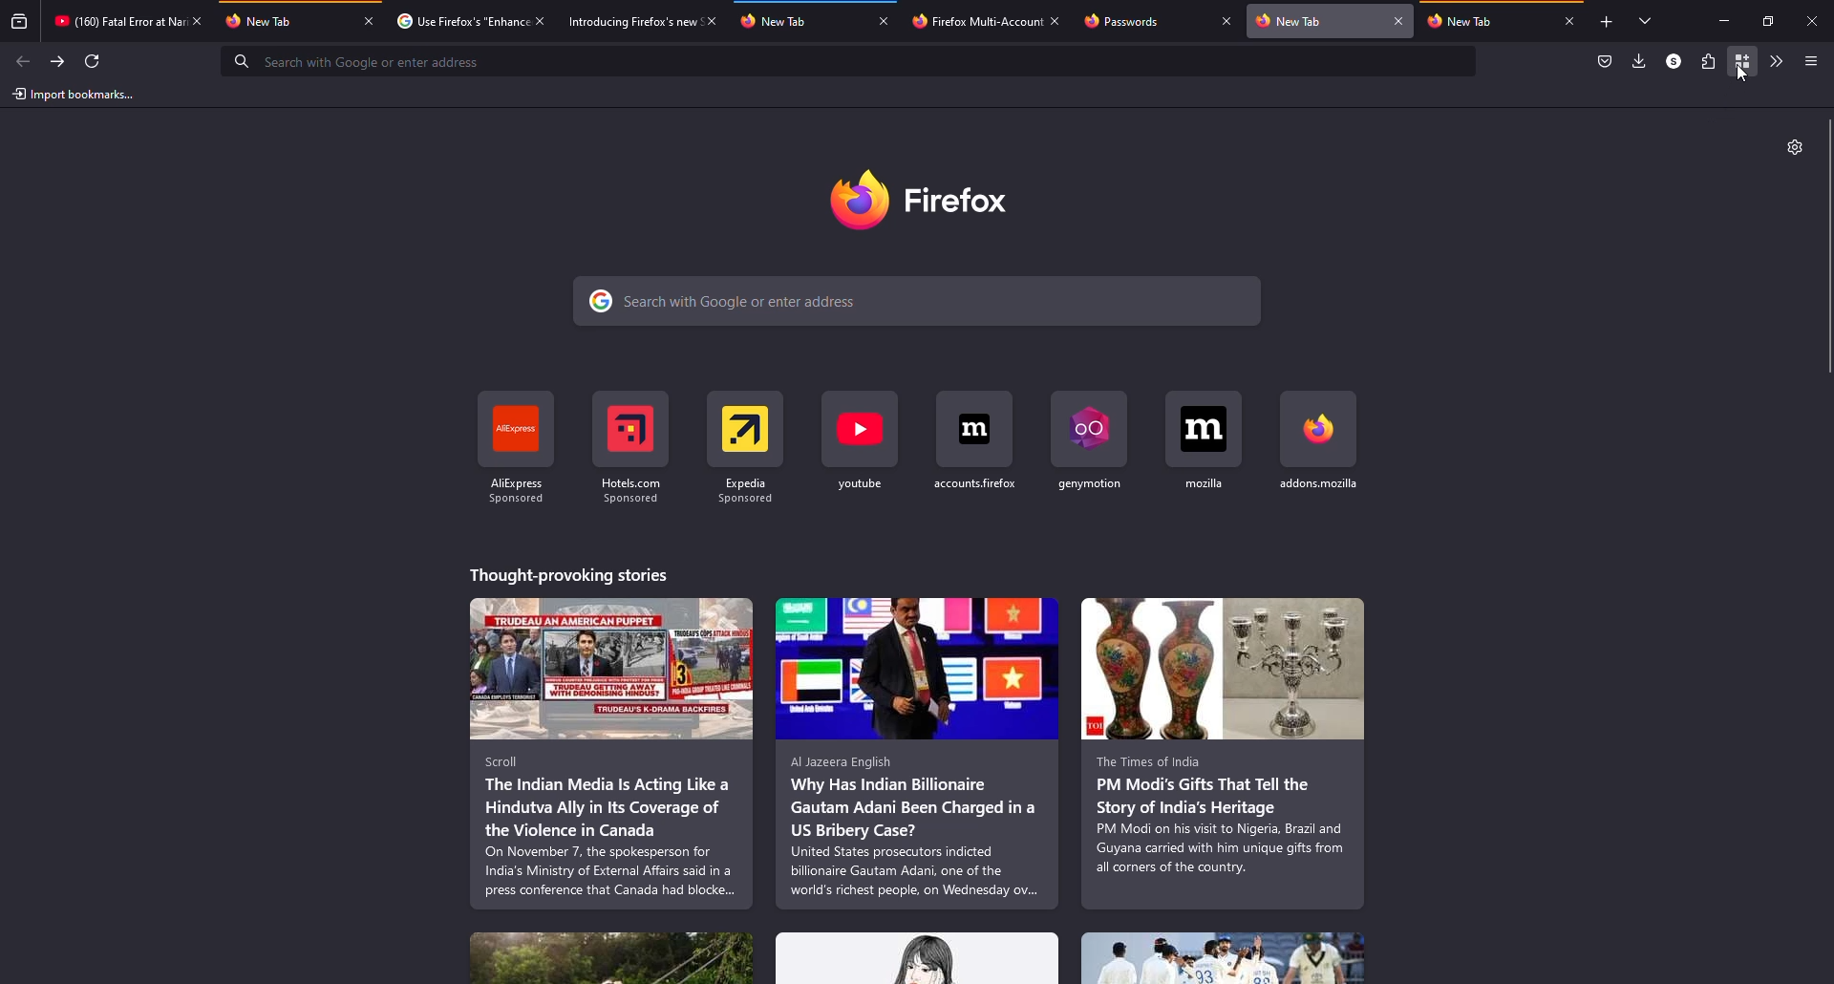 This screenshot has width=1834, height=984. Describe the element at coordinates (886, 22) in the screenshot. I see `close` at that location.